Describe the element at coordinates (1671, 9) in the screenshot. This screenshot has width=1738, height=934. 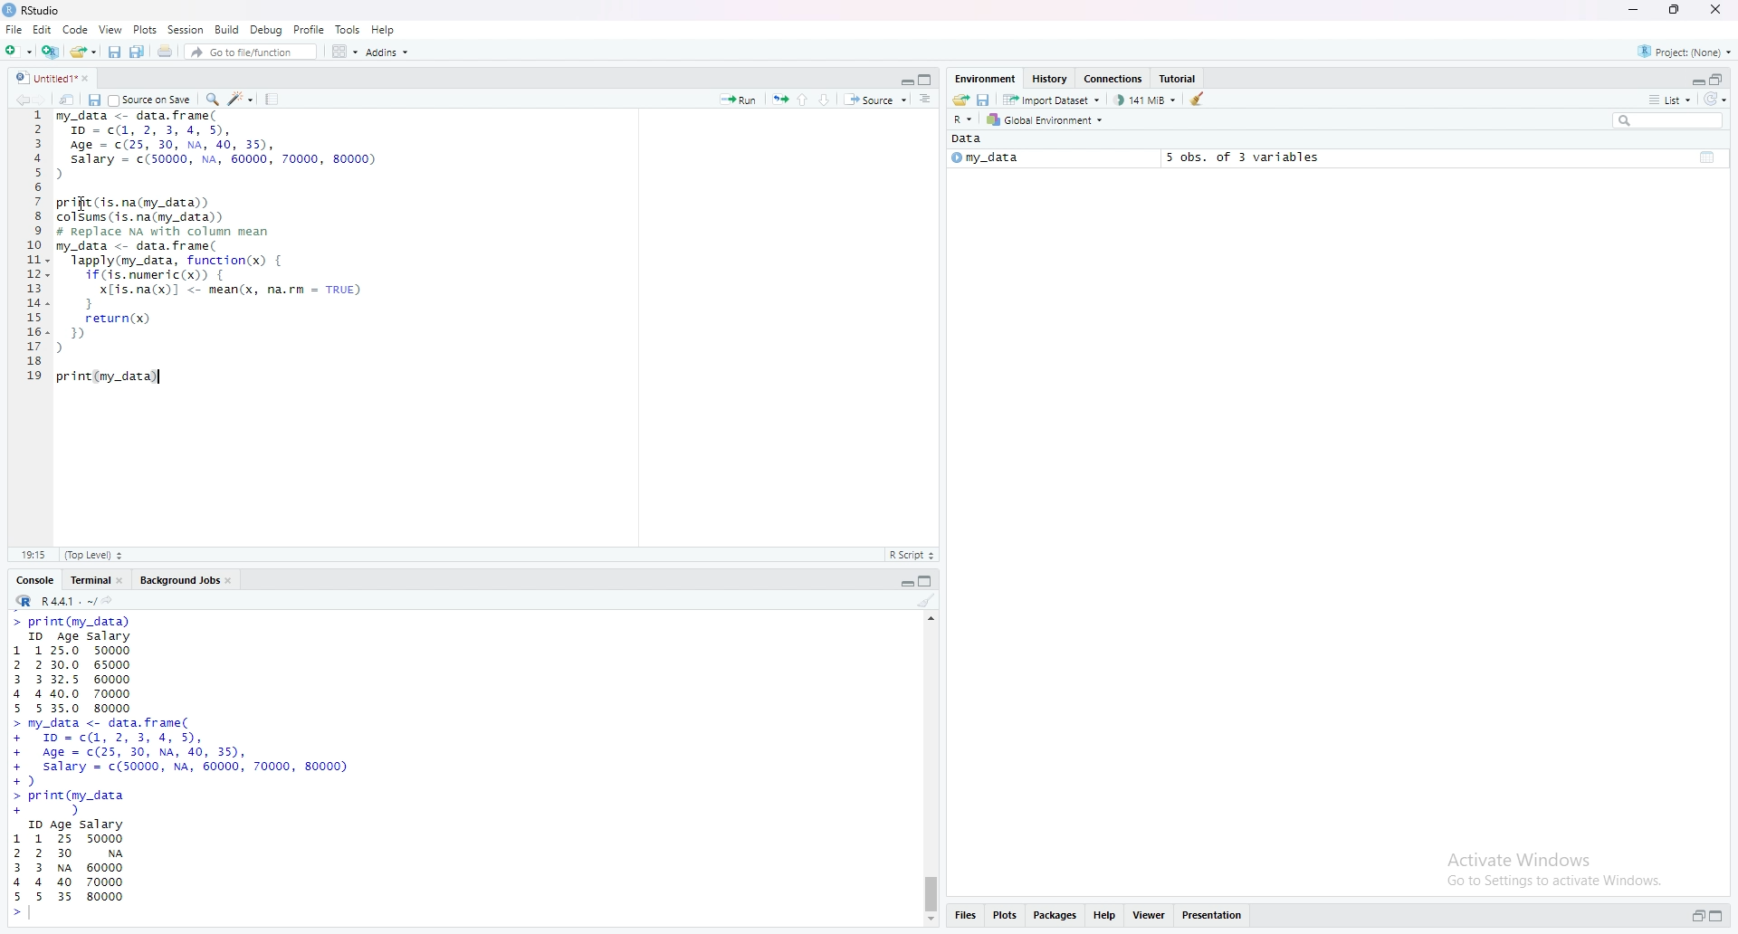
I see `maximize` at that location.